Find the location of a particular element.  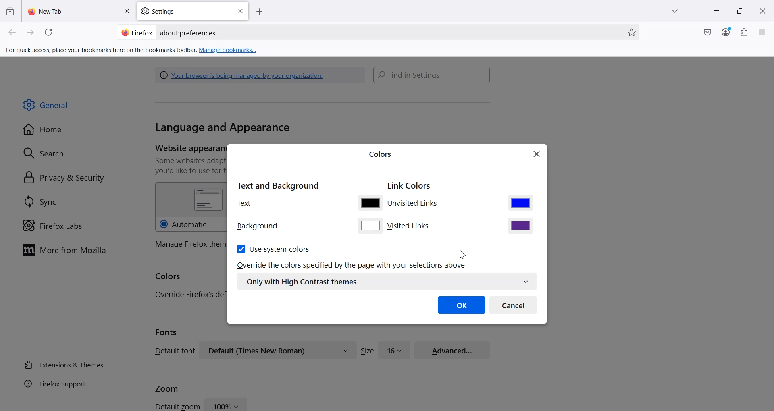

OK is located at coordinates (462, 305).